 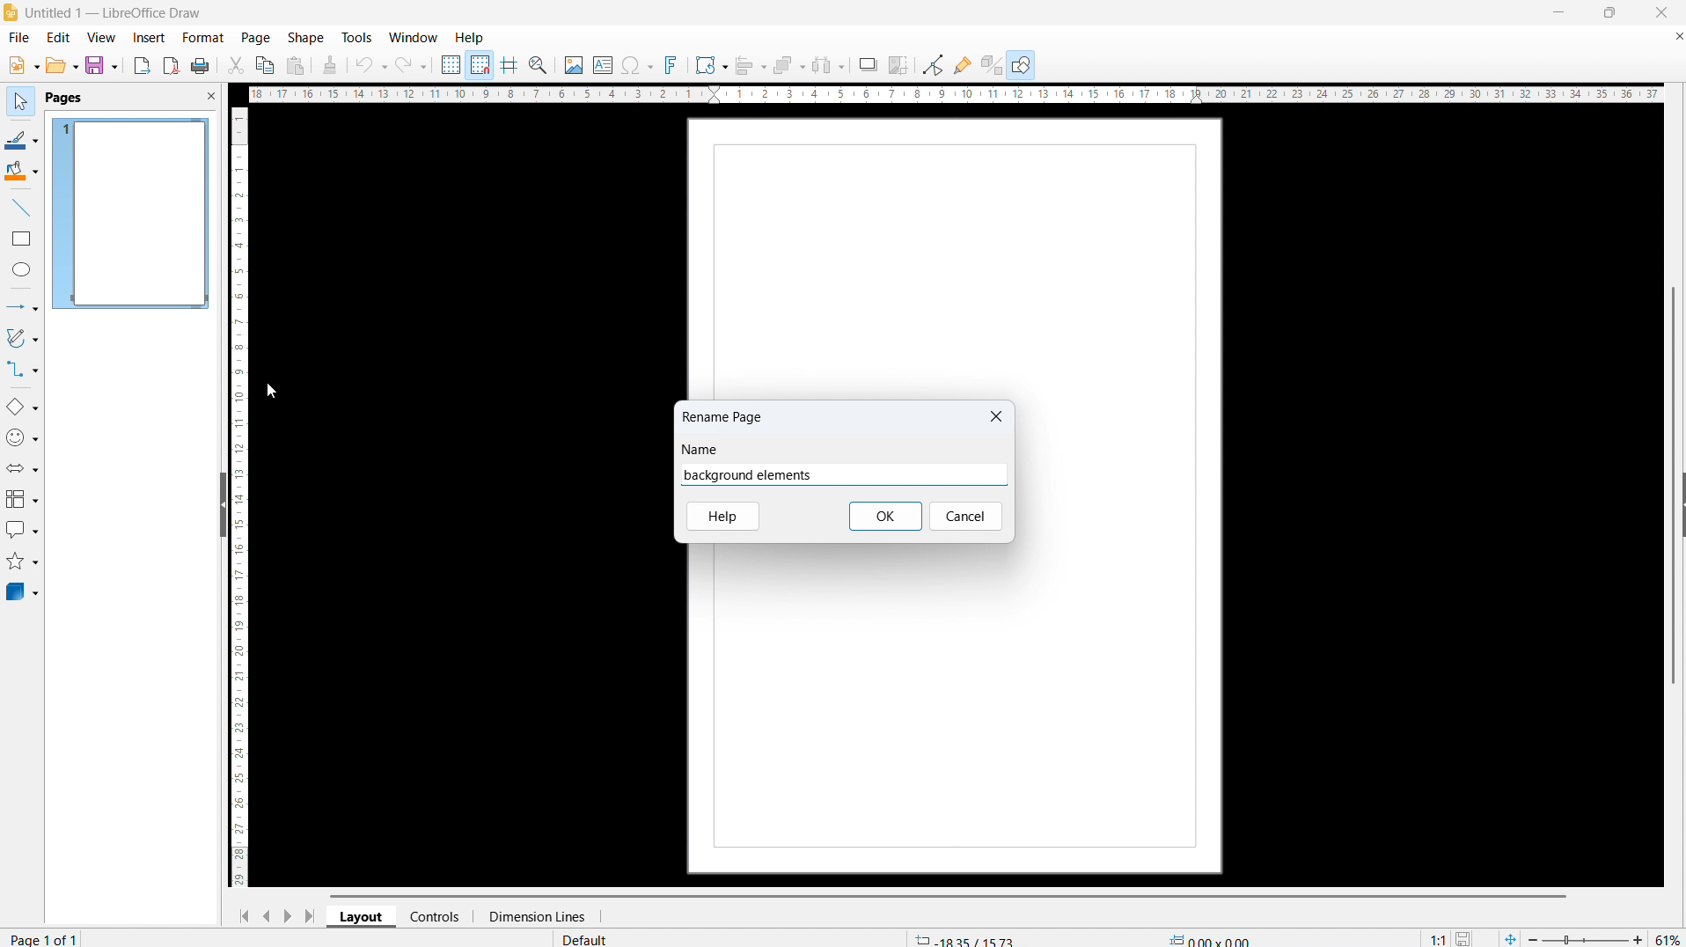 I want to click on controls, so click(x=436, y=916).